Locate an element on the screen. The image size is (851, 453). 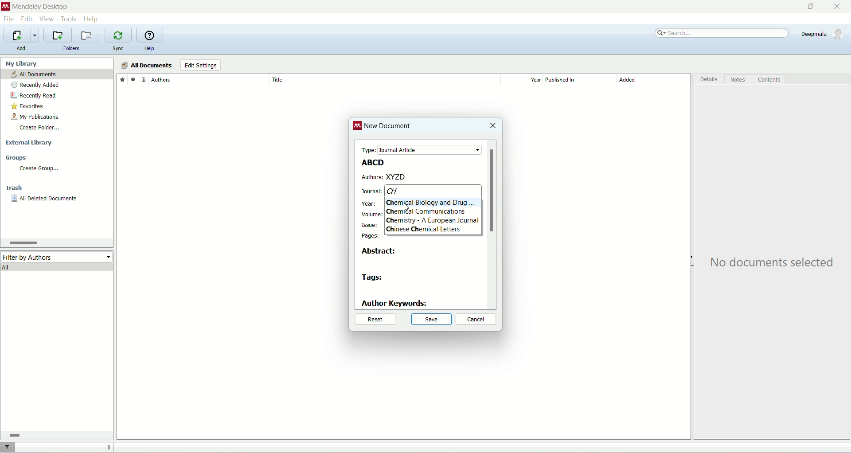
notes is located at coordinates (739, 80).